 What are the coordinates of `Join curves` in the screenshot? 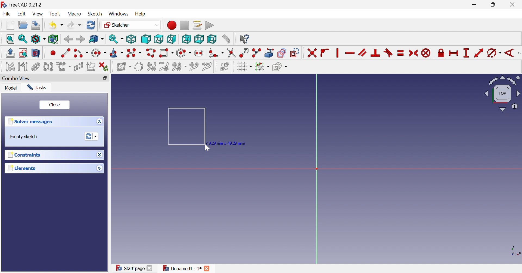 It's located at (207, 67).